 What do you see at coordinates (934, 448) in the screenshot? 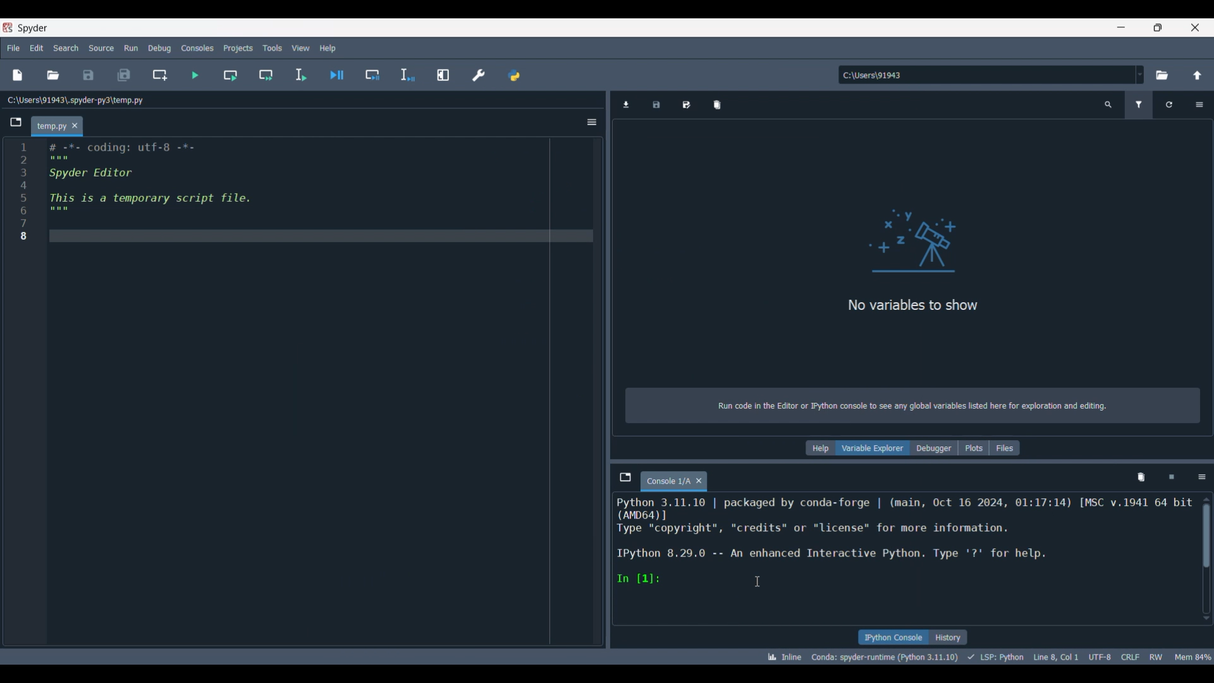
I see `Debugger` at bounding box center [934, 448].